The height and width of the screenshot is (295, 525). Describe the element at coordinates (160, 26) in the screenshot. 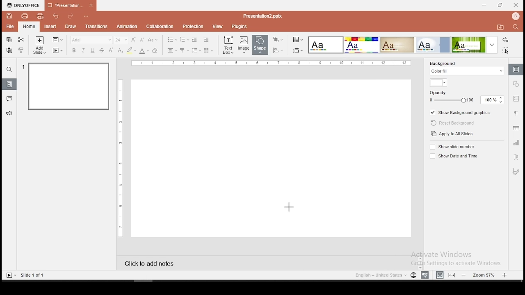

I see `collaboration` at that location.